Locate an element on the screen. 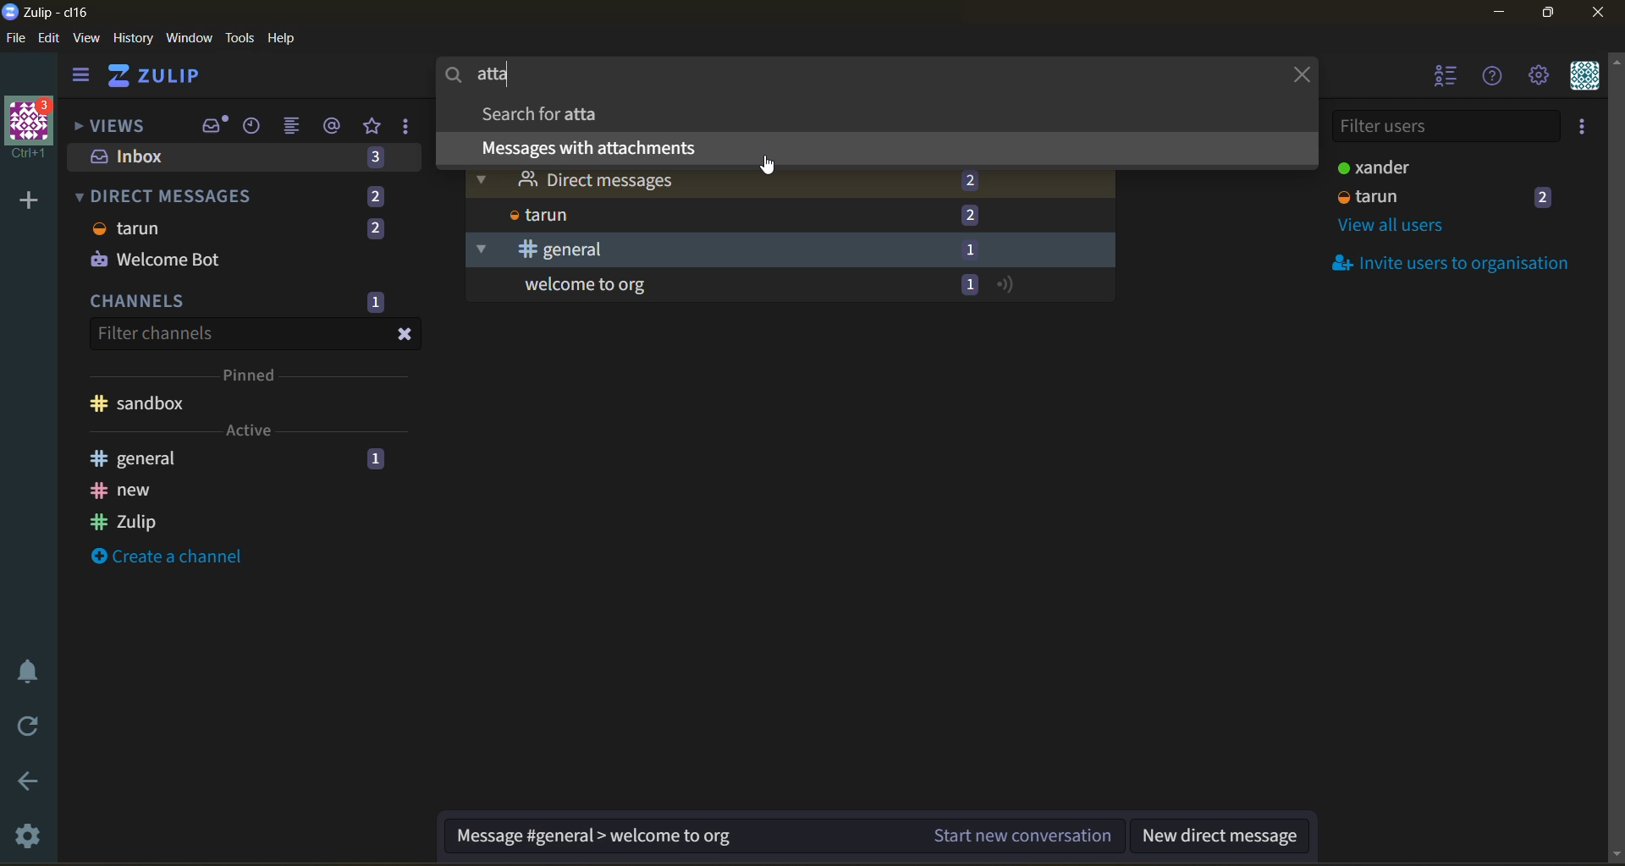  Start new conversation is located at coordinates (1024, 834).